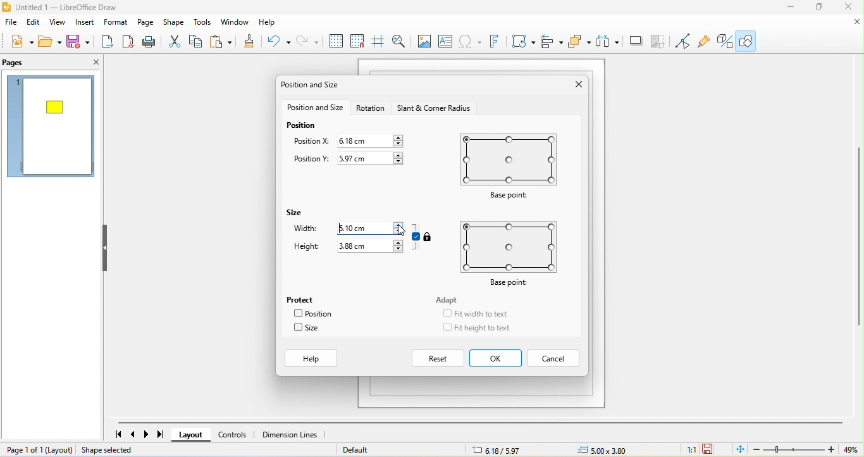  Describe the element at coordinates (106, 249) in the screenshot. I see `hide` at that location.